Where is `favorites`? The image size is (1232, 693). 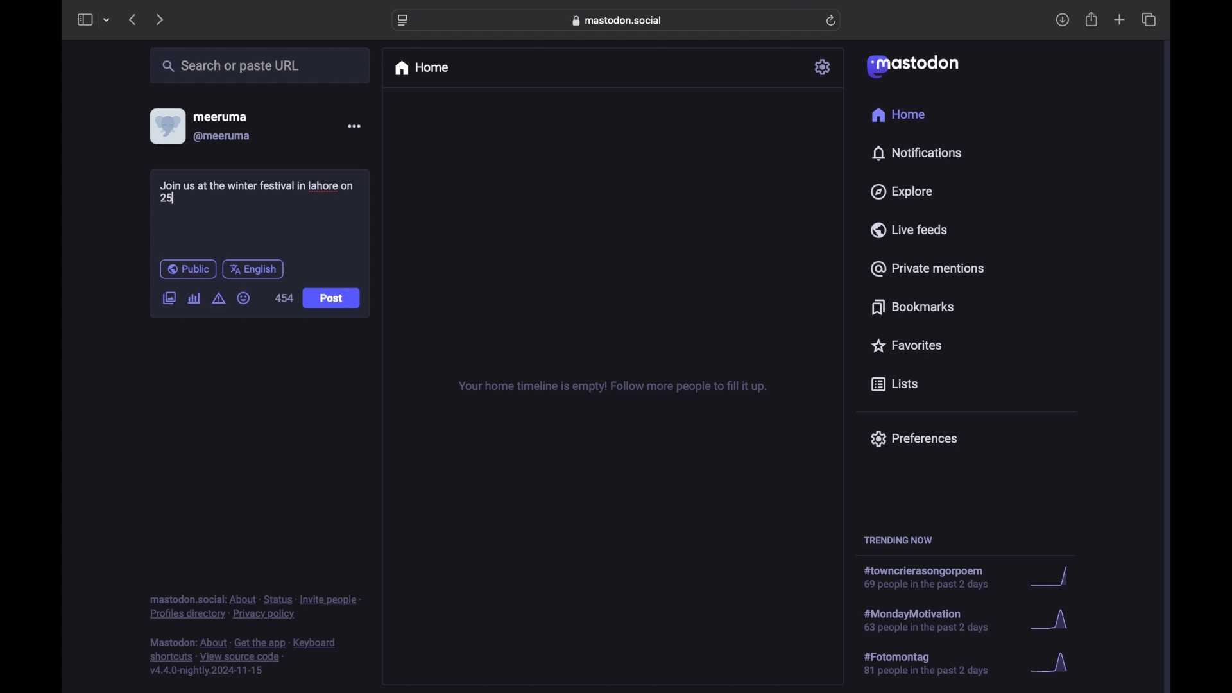
favorites is located at coordinates (905, 345).